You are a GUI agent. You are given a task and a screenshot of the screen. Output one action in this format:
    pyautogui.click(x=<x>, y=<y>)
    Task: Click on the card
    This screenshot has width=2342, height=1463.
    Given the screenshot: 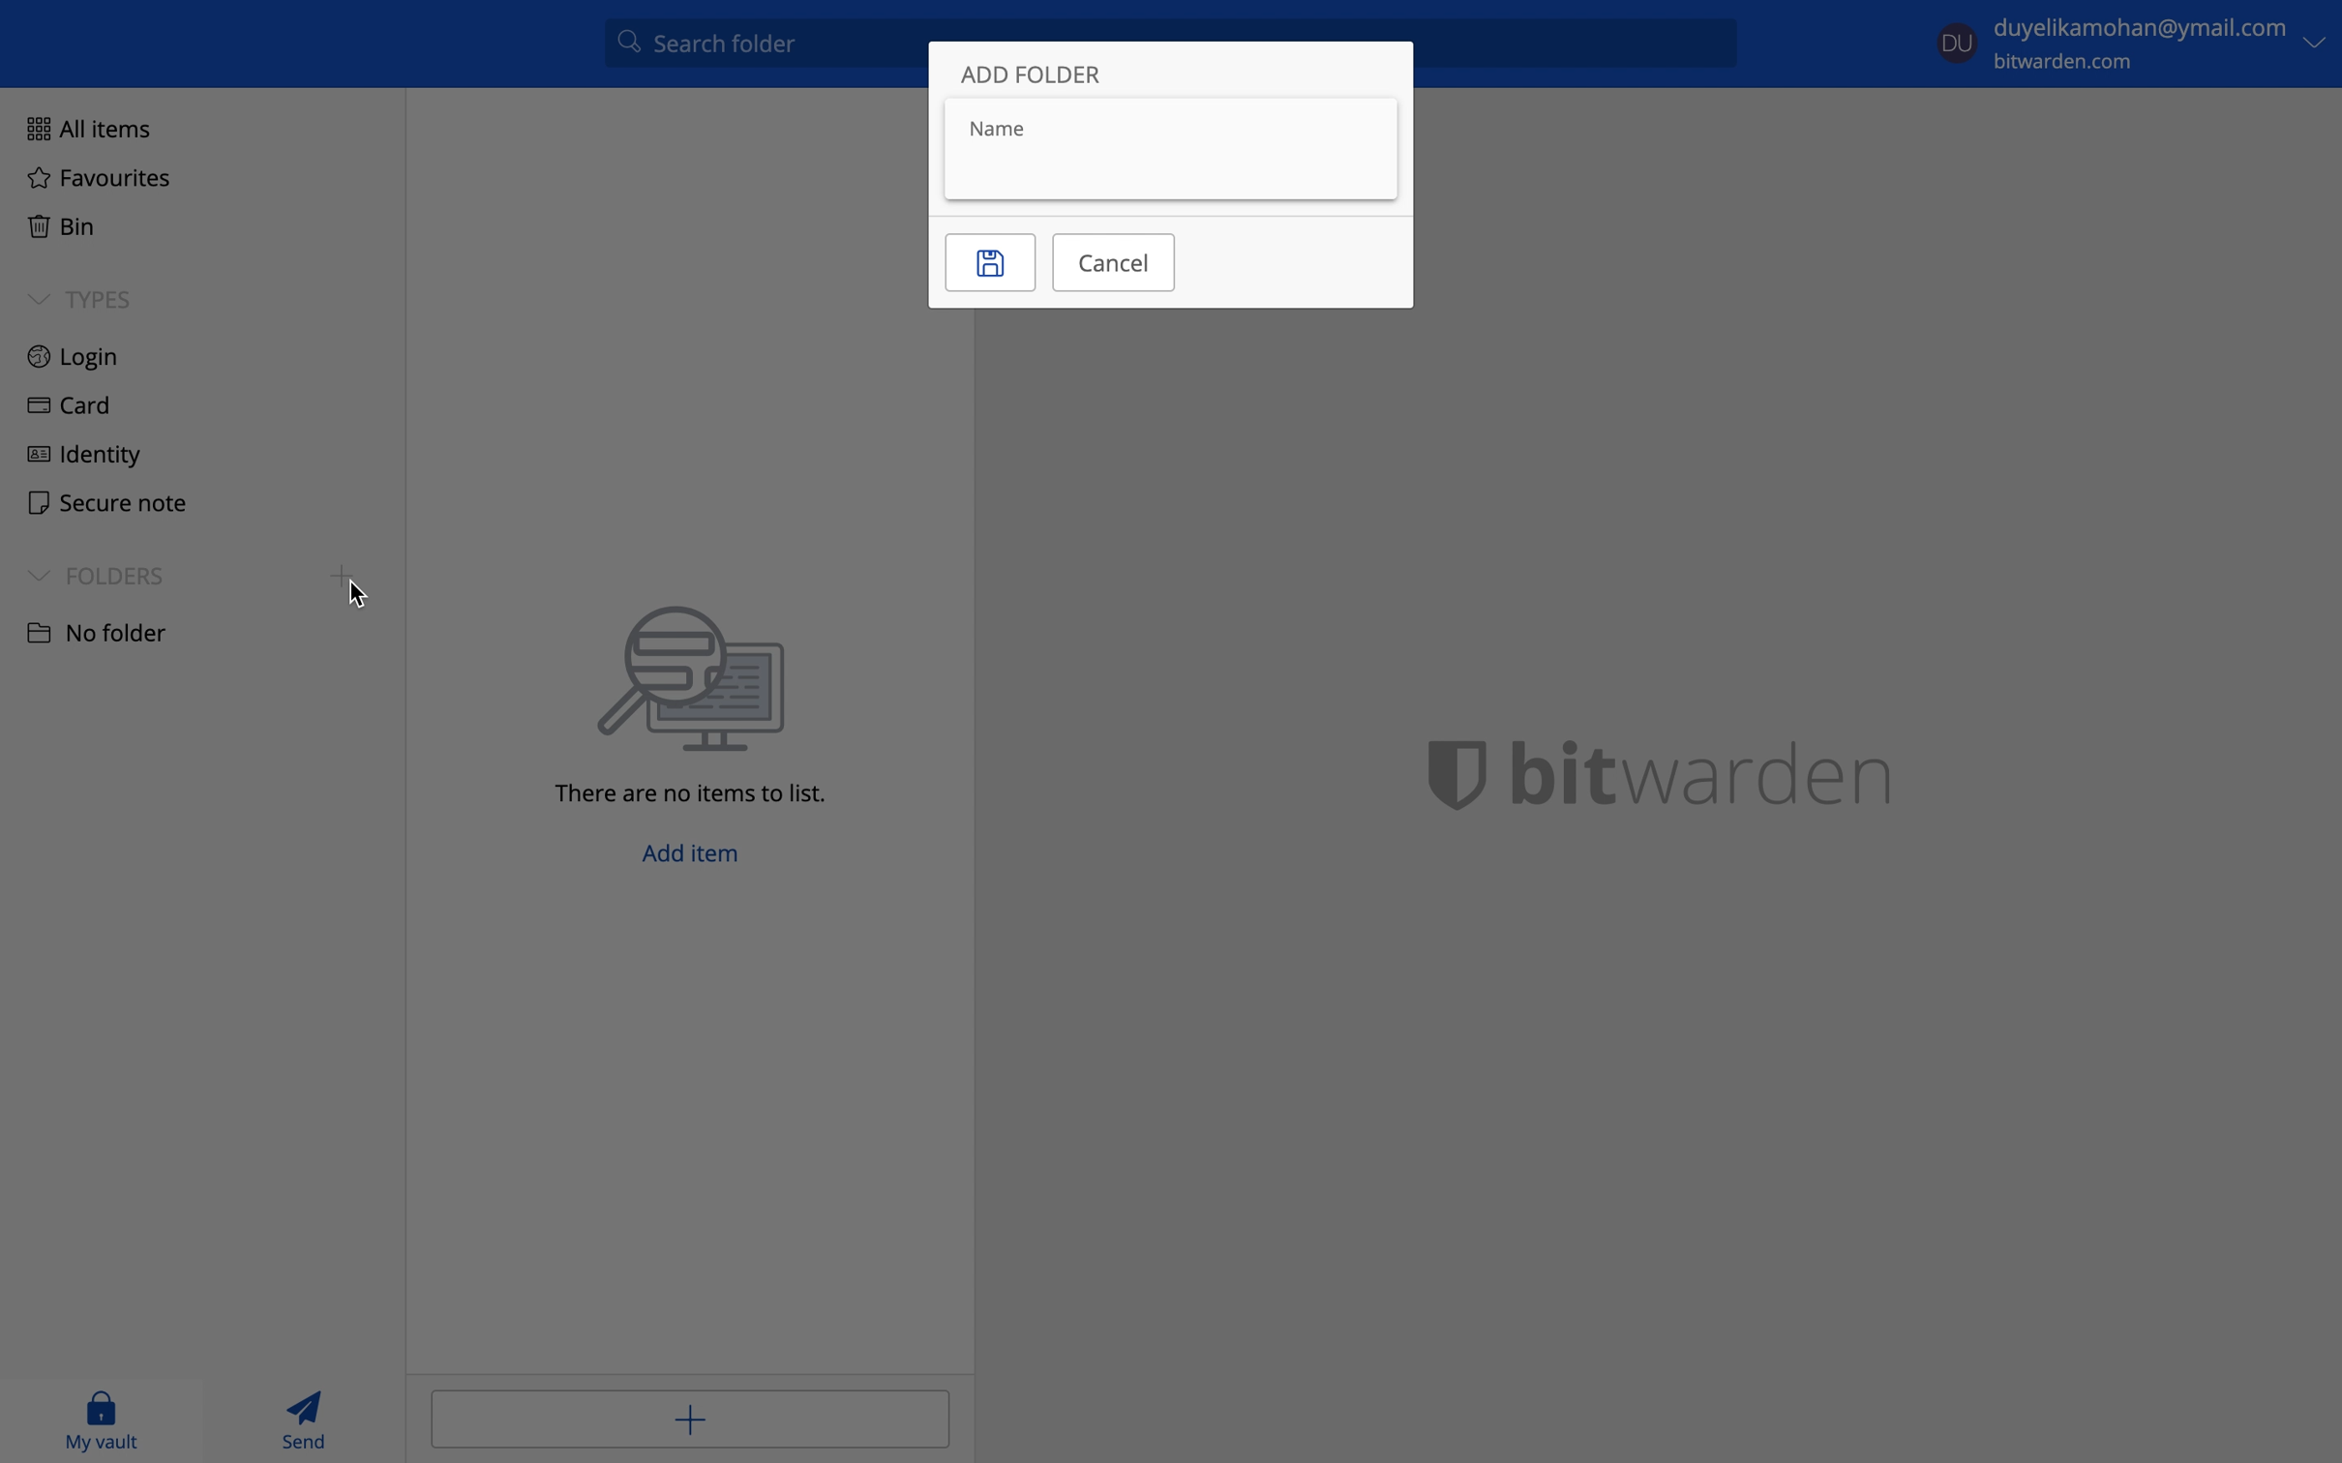 What is the action you would take?
    pyautogui.click(x=64, y=408)
    